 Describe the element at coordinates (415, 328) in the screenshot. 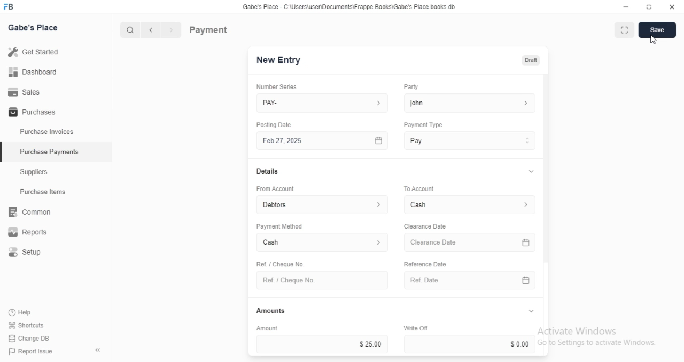

I see `Write Off` at that location.